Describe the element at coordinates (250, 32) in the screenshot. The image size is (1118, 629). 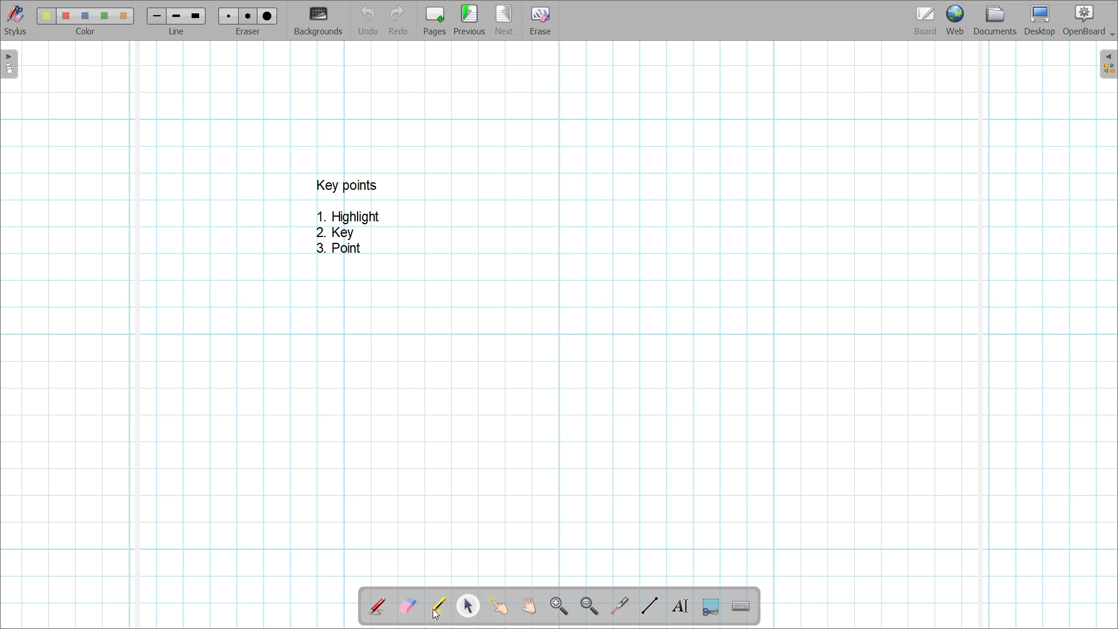
I see `eraser` at that location.